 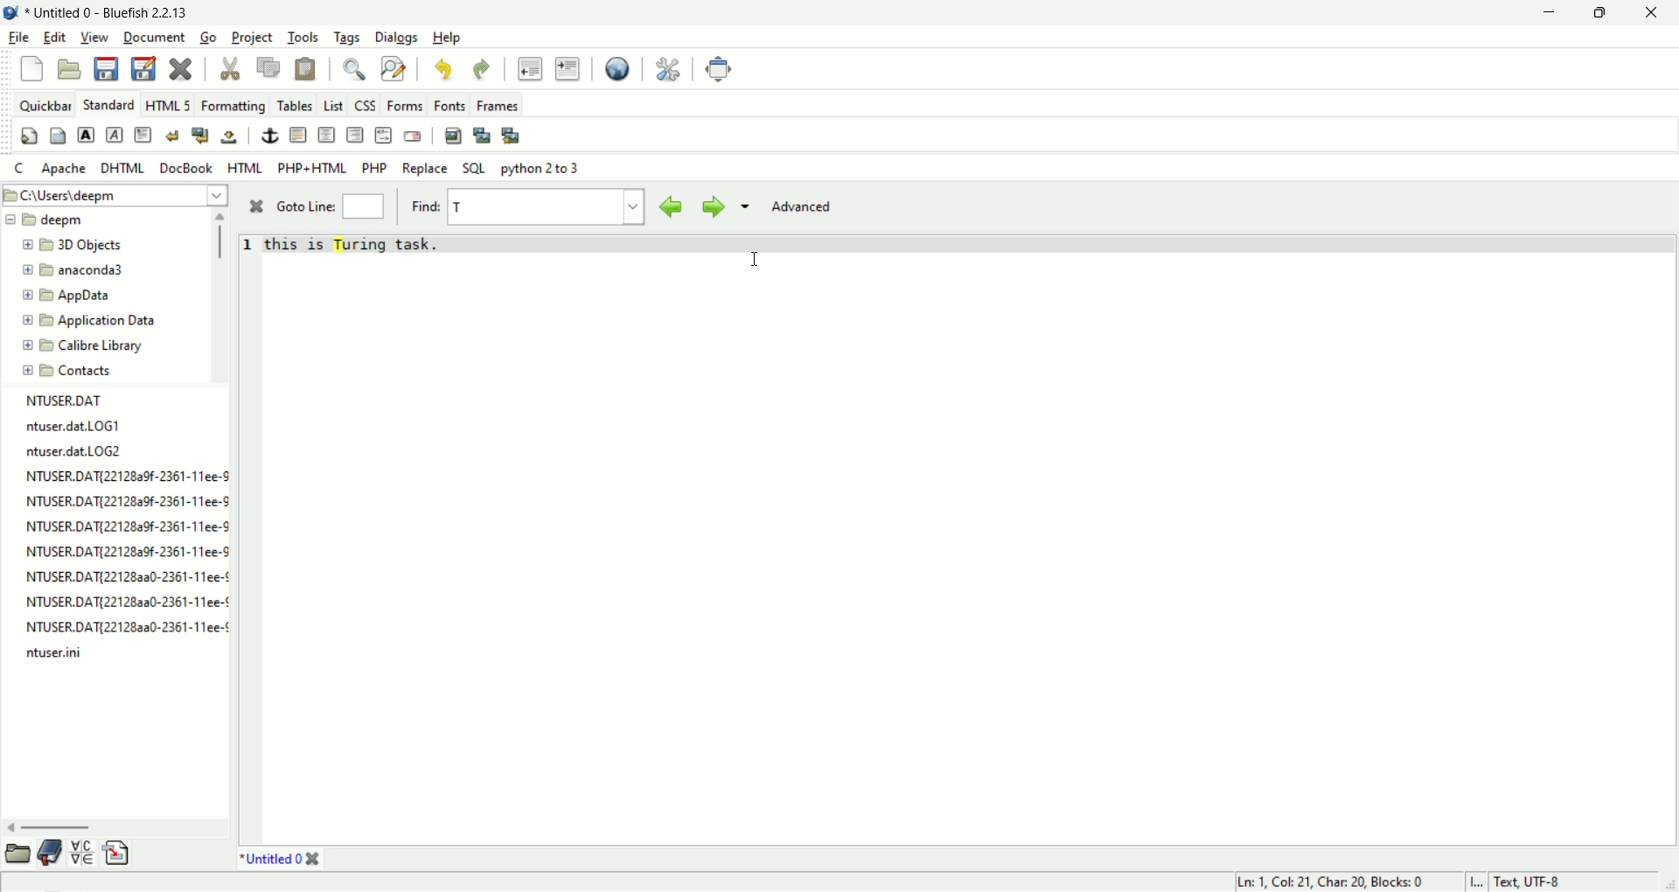 What do you see at coordinates (108, 103) in the screenshot?
I see `standard` at bounding box center [108, 103].